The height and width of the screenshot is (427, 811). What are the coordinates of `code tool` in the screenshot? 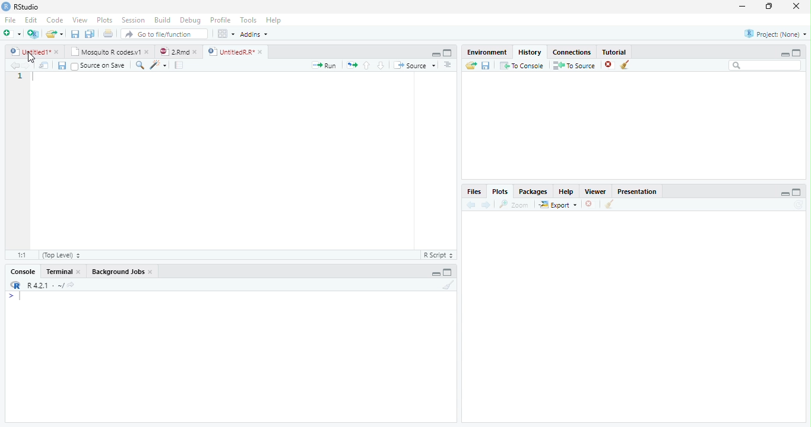 It's located at (158, 66).